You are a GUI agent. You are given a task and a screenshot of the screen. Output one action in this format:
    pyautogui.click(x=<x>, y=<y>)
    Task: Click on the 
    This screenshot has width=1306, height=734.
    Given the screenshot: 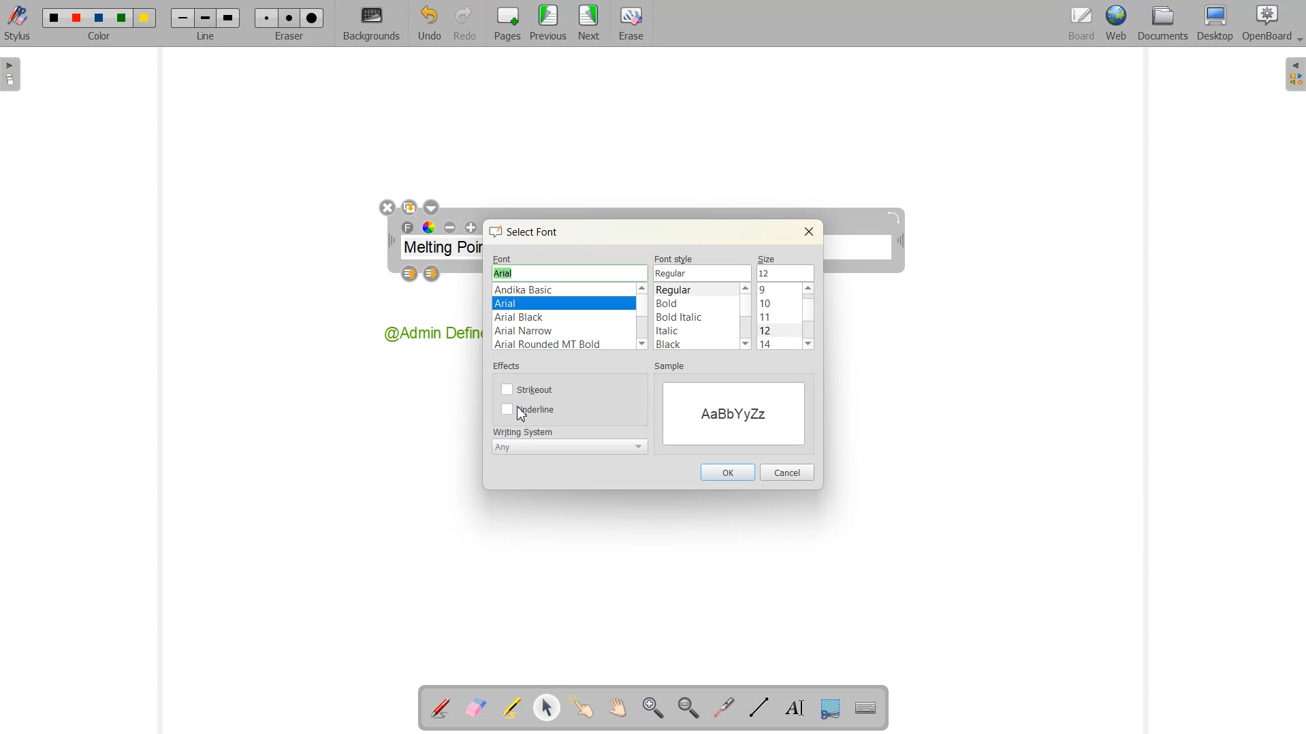 What is the action you would take?
    pyautogui.click(x=548, y=24)
    